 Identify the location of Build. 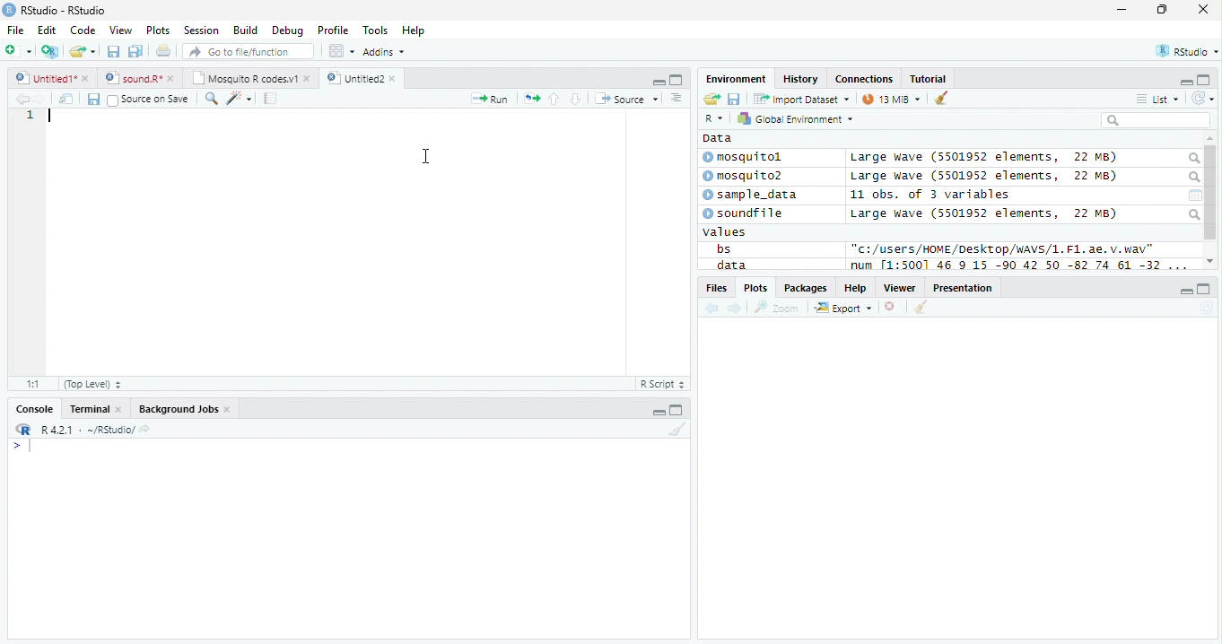
(246, 30).